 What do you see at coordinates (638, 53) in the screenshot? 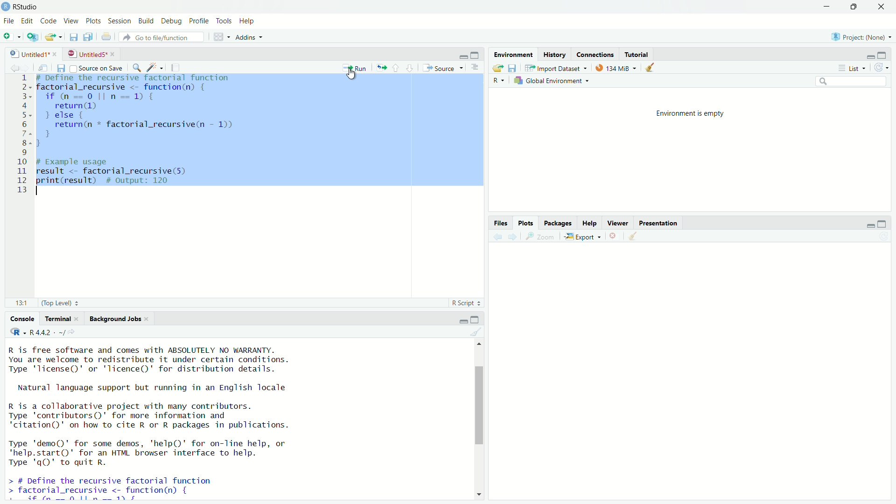
I see `Tutorial` at bounding box center [638, 53].